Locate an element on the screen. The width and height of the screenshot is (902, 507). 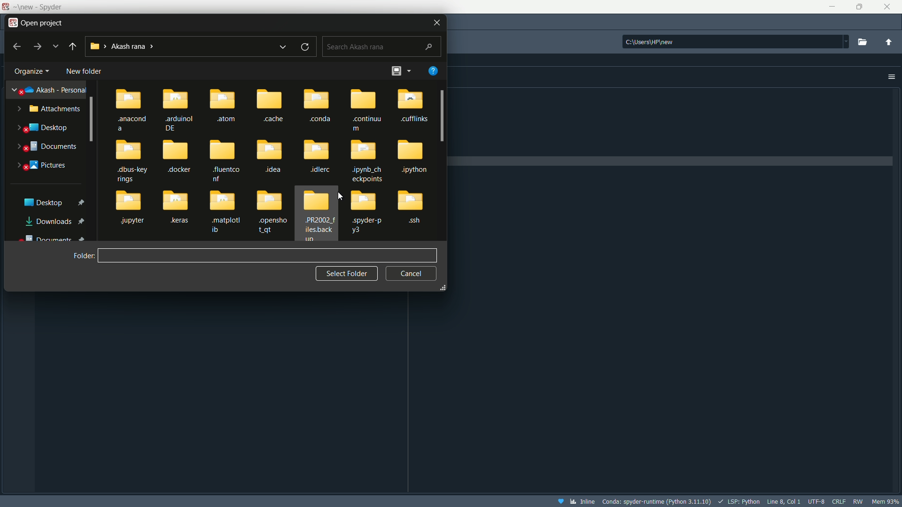
parent directory is located at coordinates (889, 43).